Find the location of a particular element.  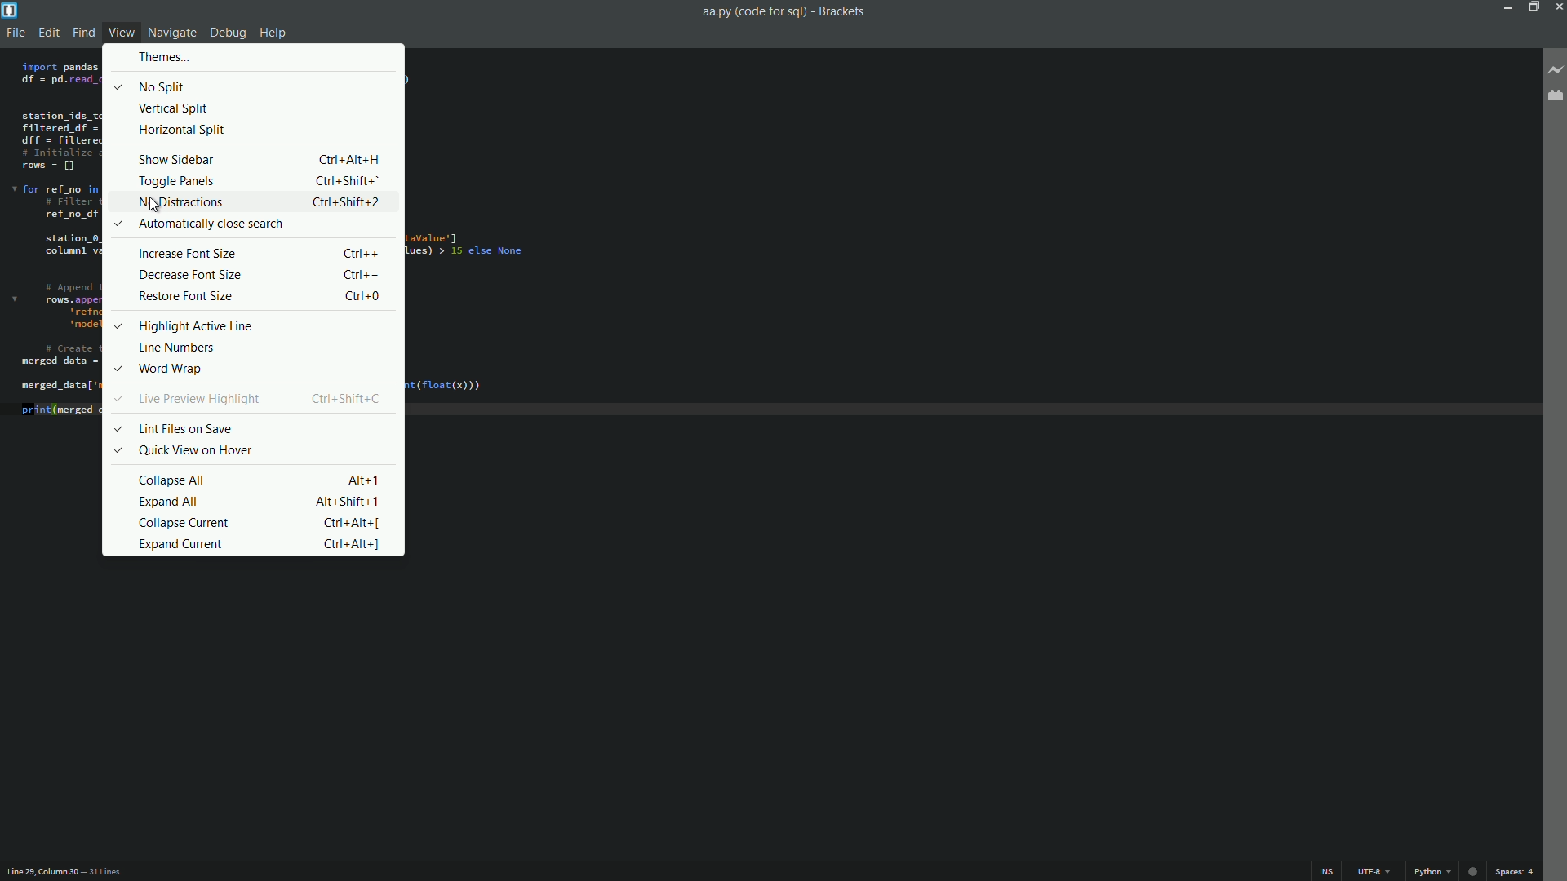

edit menu is located at coordinates (47, 32).